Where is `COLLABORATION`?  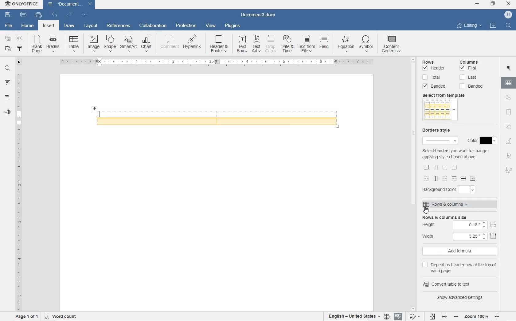
COLLABORATION is located at coordinates (154, 26).